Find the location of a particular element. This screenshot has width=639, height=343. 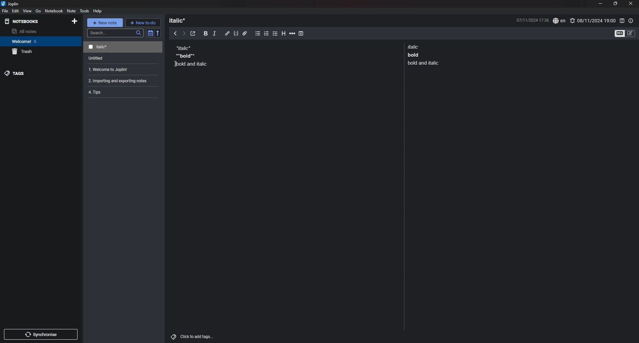

all notes is located at coordinates (39, 31).